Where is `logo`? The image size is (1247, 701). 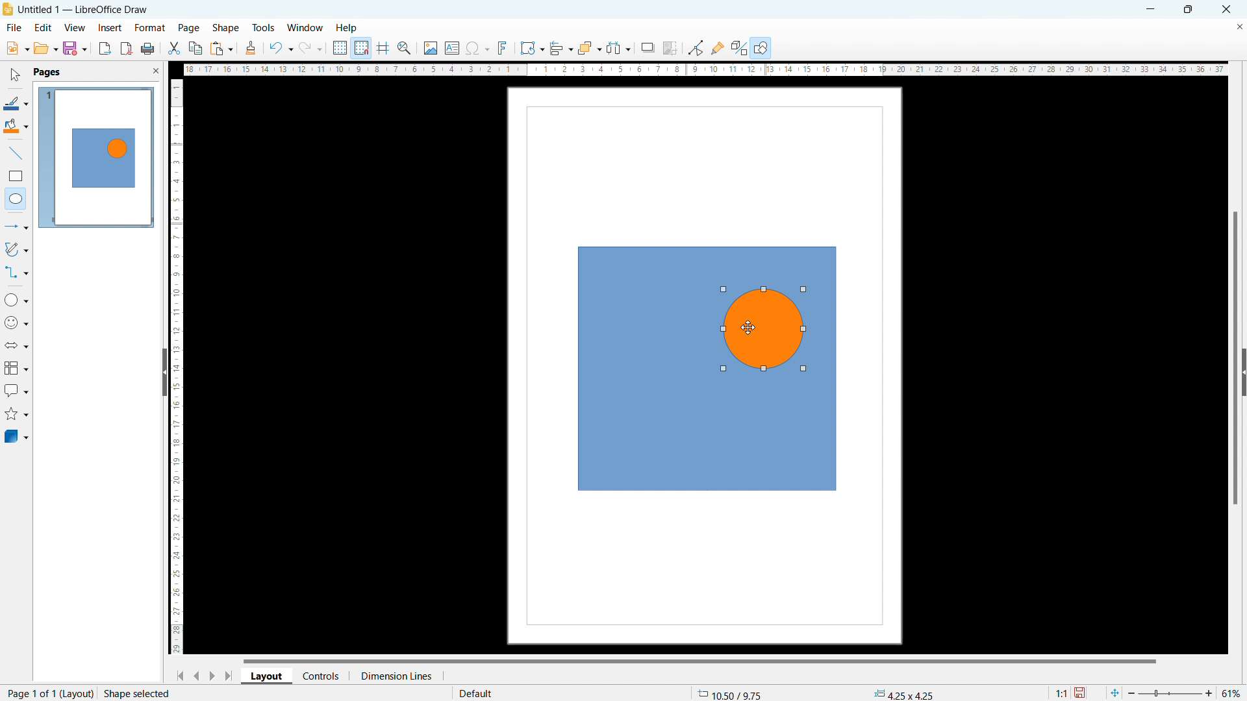 logo is located at coordinates (8, 9).